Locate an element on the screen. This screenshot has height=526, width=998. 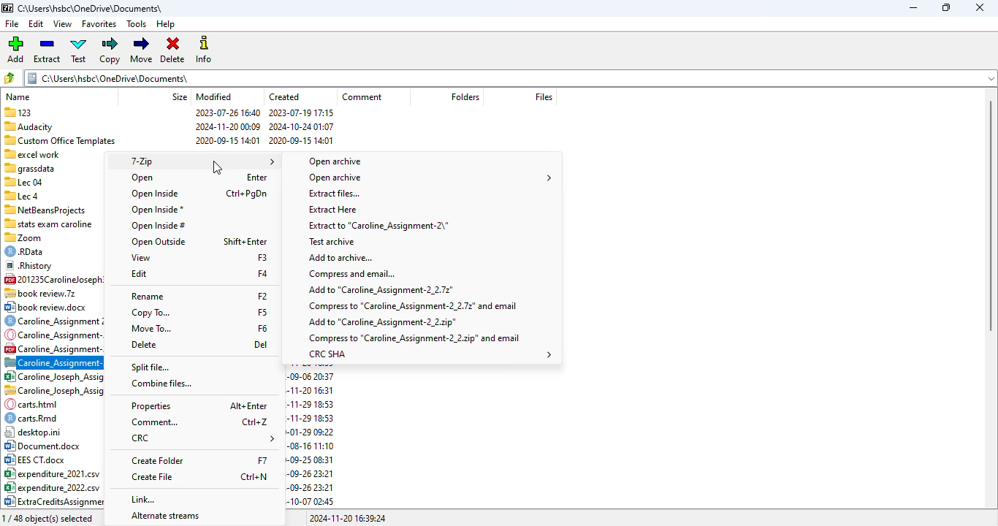
cursor is located at coordinates (218, 168).